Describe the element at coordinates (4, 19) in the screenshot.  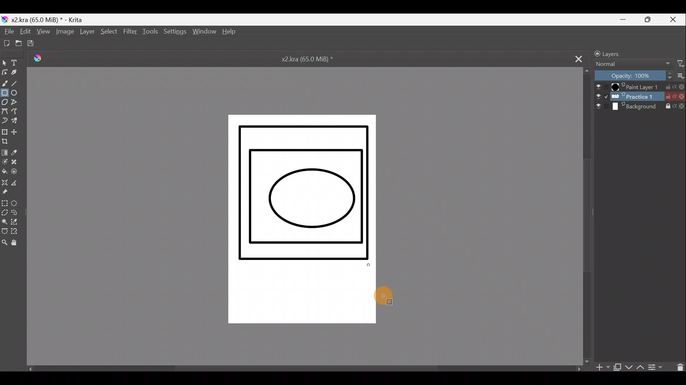
I see `Krita logo` at that location.